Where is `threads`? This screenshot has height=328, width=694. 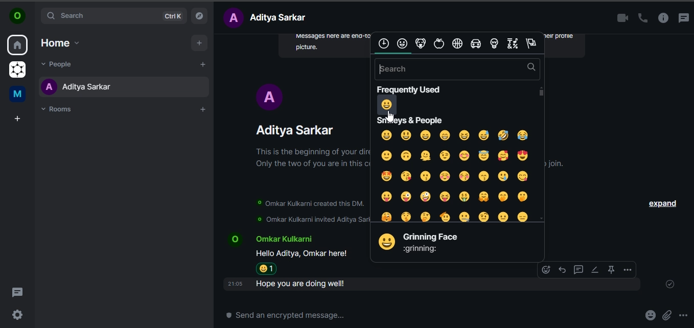 threads is located at coordinates (684, 17).